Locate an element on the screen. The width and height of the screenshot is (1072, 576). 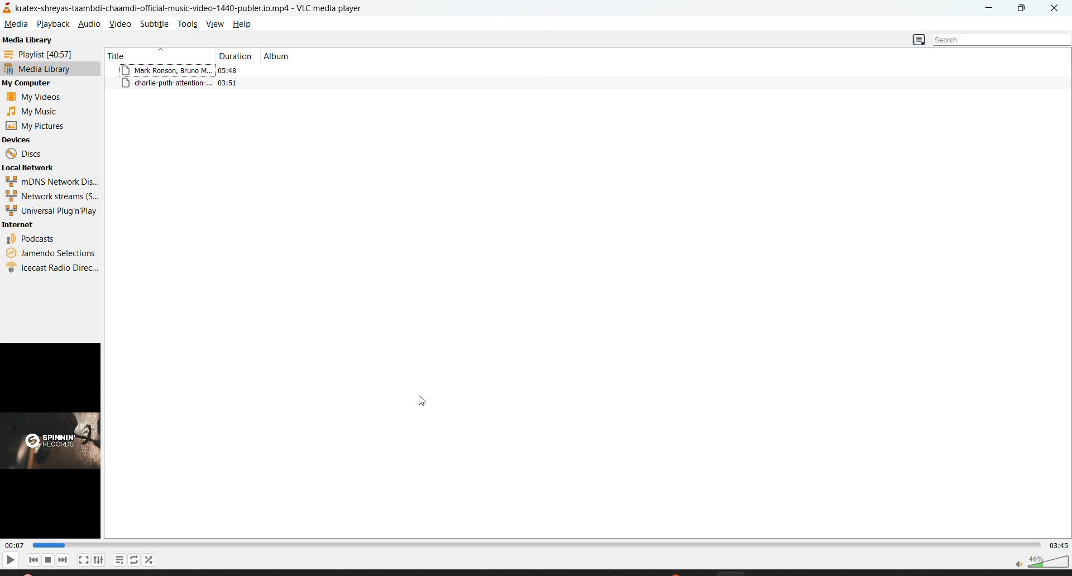
local network is located at coordinates (35, 169).